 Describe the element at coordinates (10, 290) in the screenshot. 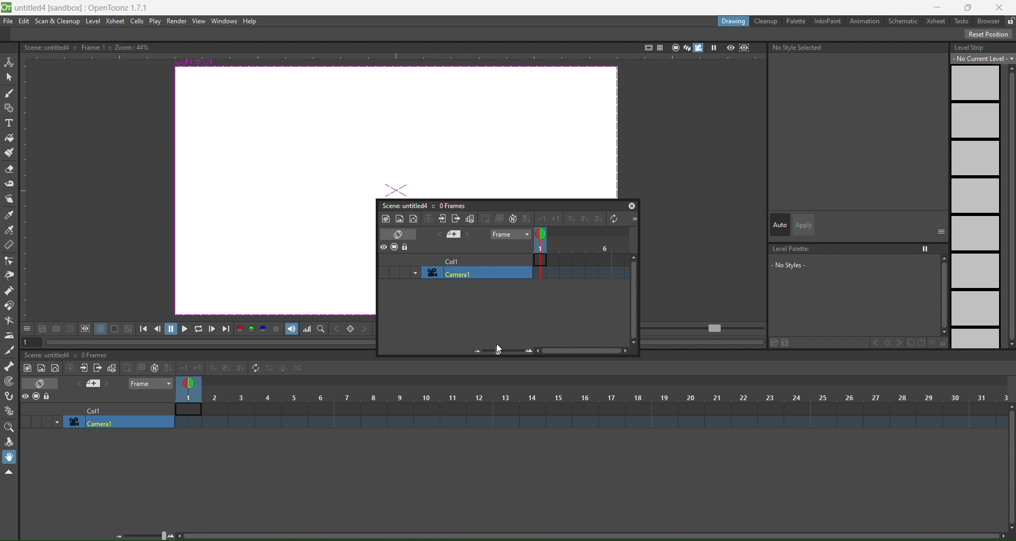

I see `pump tool` at that location.